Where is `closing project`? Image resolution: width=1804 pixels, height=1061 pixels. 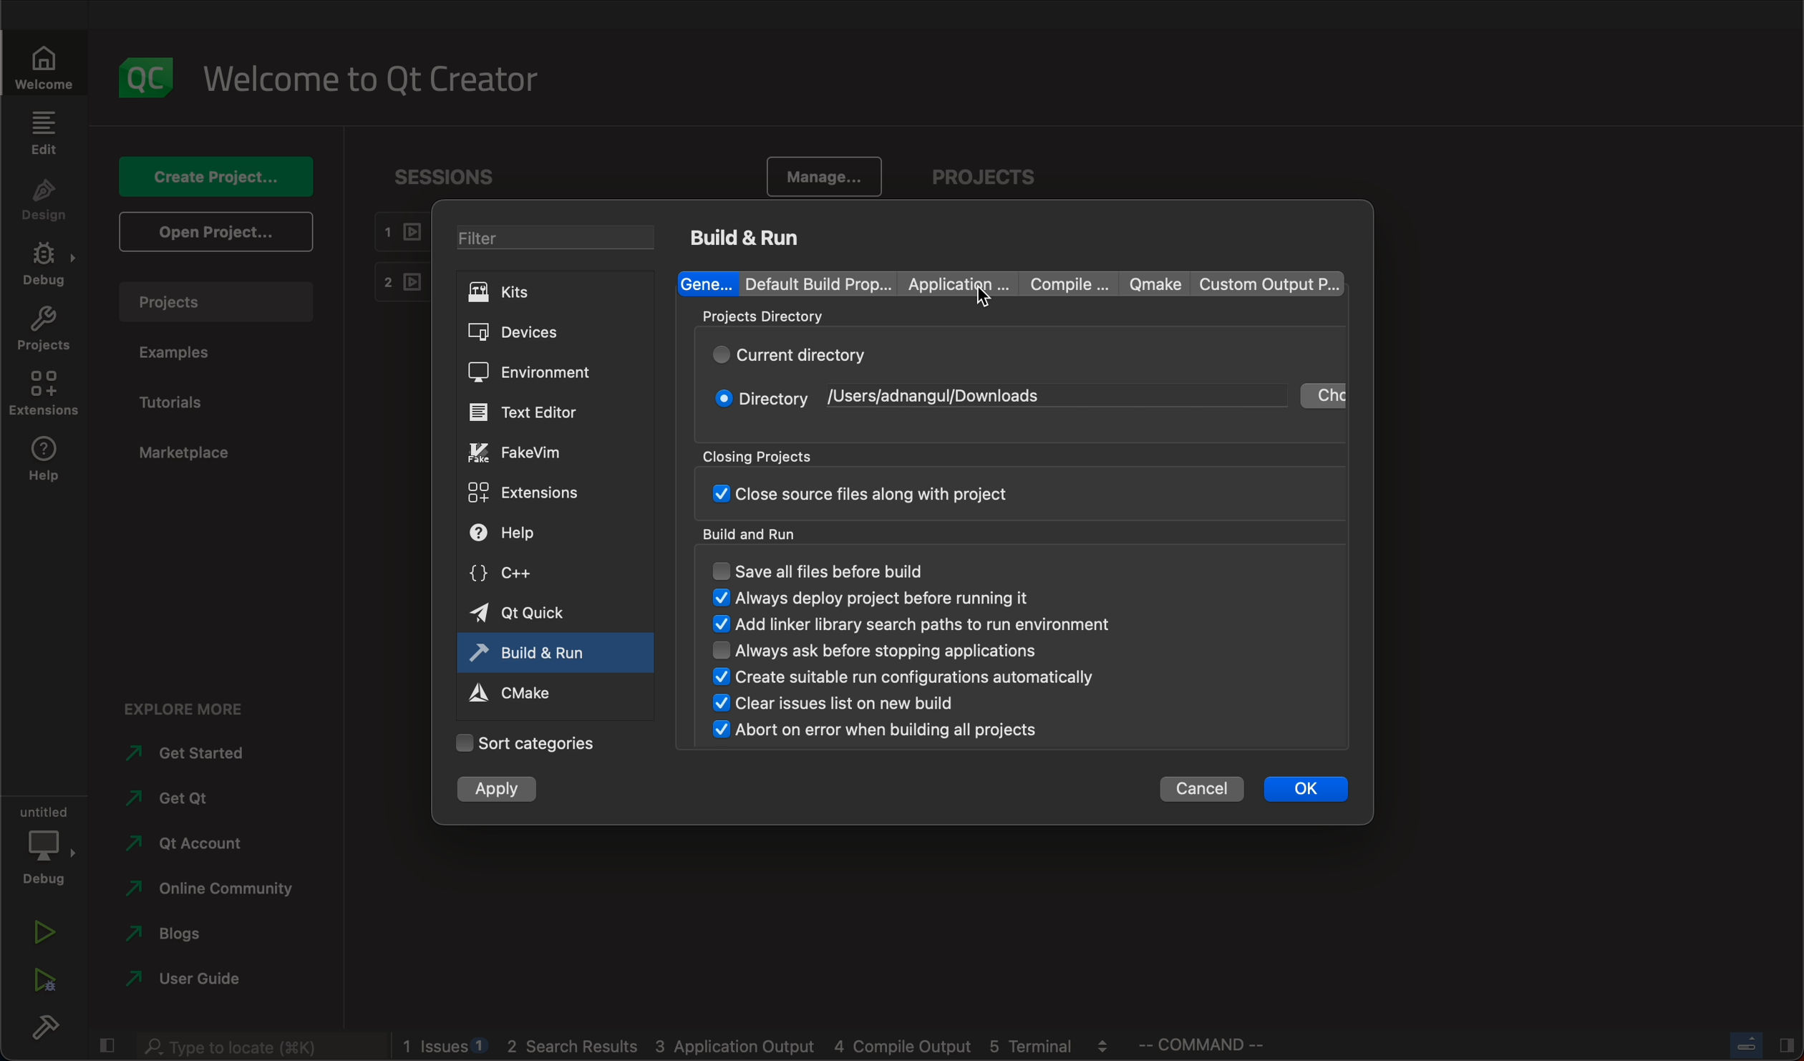
closing project is located at coordinates (1013, 478).